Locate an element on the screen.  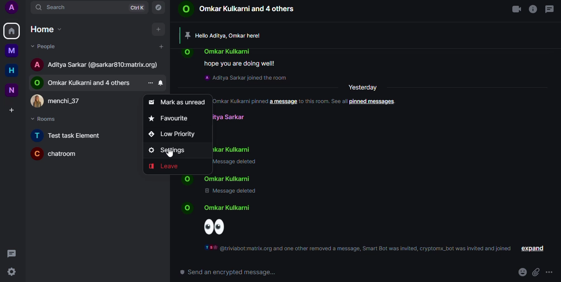
add is located at coordinates (163, 47).